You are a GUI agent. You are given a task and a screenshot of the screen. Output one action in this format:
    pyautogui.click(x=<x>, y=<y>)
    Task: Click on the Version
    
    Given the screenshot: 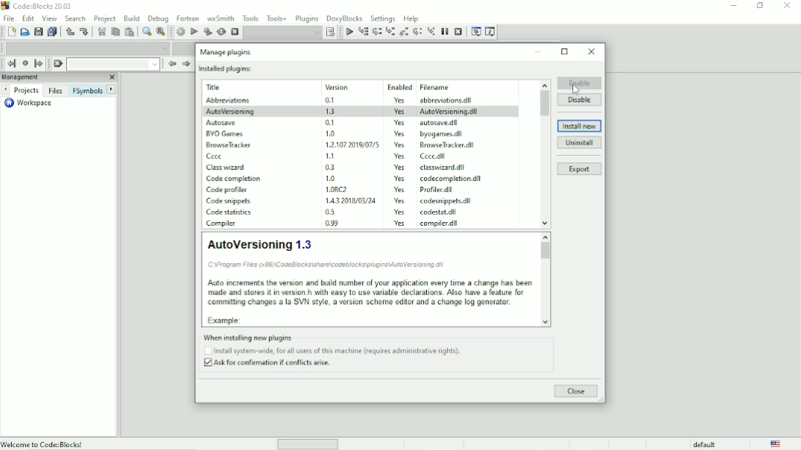 What is the action you would take?
    pyautogui.click(x=351, y=86)
    